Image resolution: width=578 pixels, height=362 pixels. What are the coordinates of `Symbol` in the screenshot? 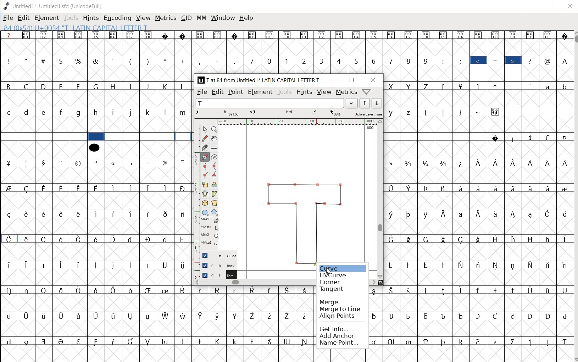 It's located at (149, 341).